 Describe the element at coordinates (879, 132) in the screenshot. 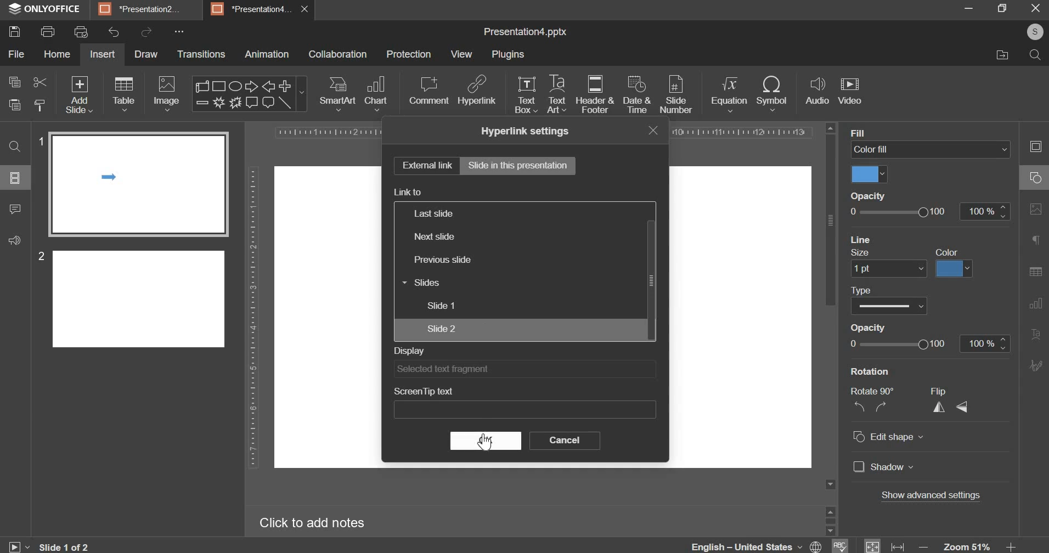

I see `Backaround` at that location.